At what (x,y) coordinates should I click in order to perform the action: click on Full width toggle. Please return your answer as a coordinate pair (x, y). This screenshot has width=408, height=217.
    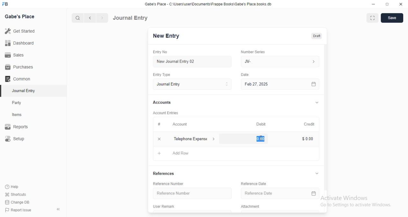
    Looking at the image, I should click on (373, 18).